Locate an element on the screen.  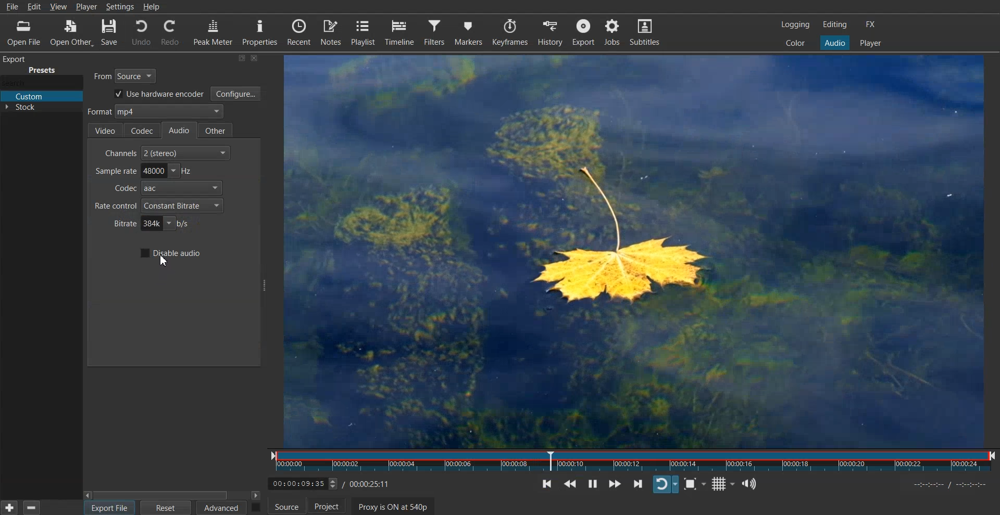
Bitrate is located at coordinates (151, 224).